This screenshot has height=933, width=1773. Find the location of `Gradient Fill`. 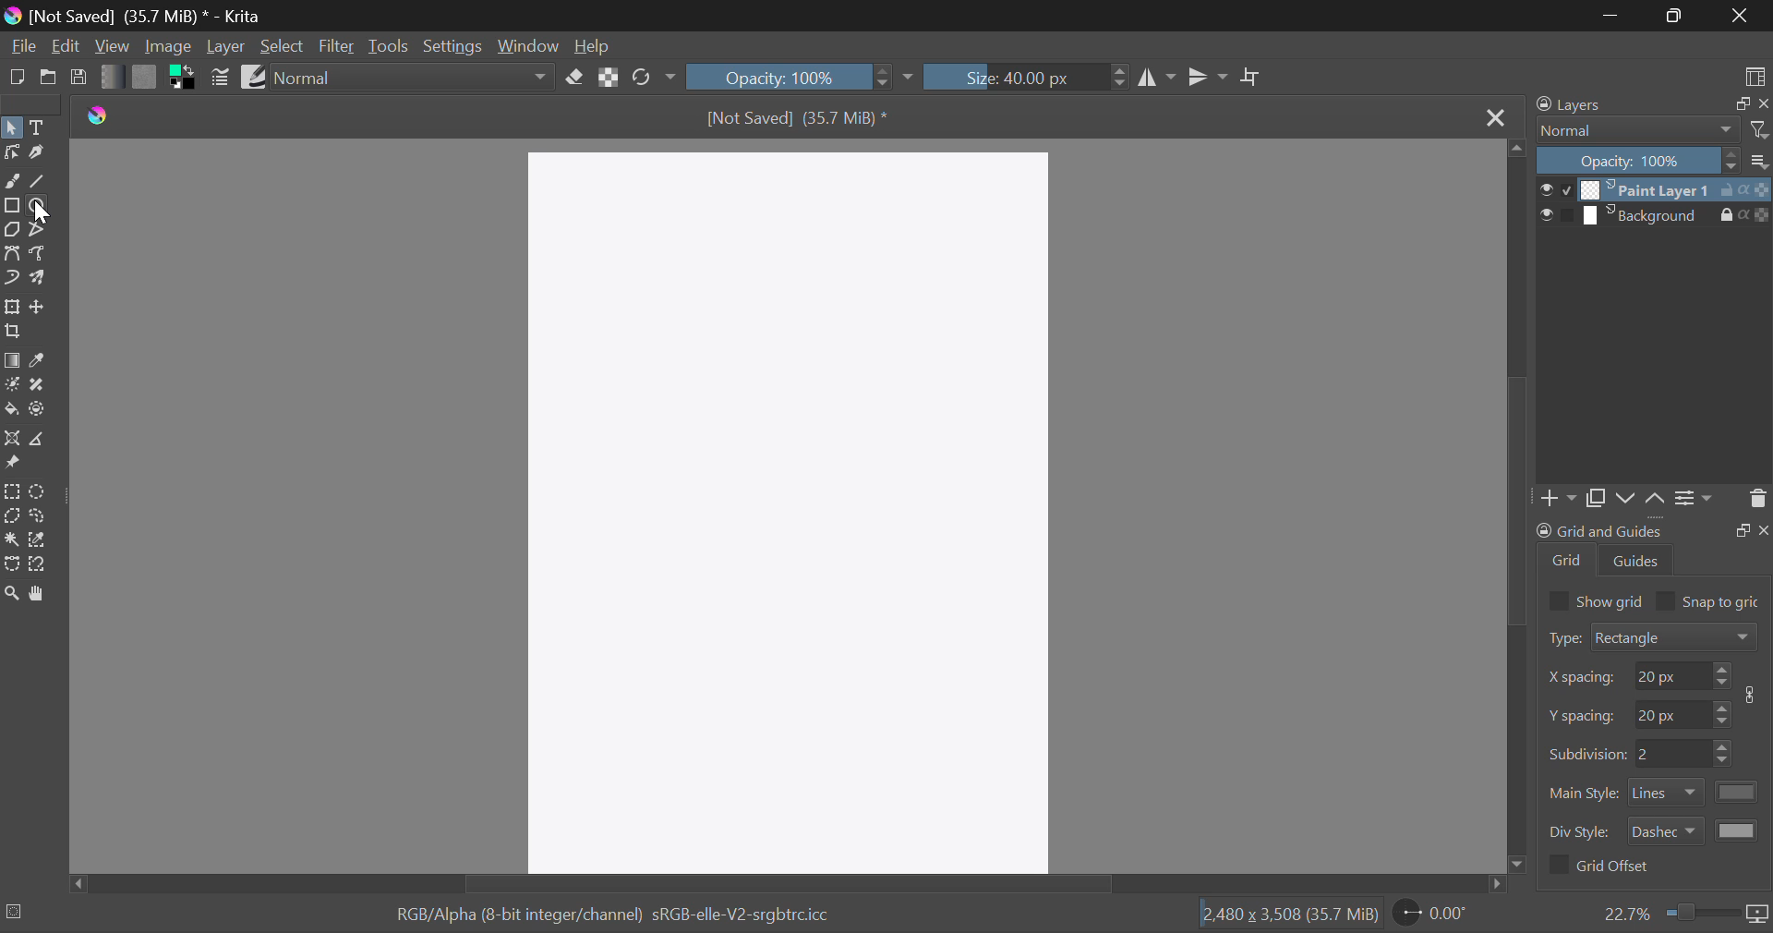

Gradient Fill is located at coordinates (13, 360).